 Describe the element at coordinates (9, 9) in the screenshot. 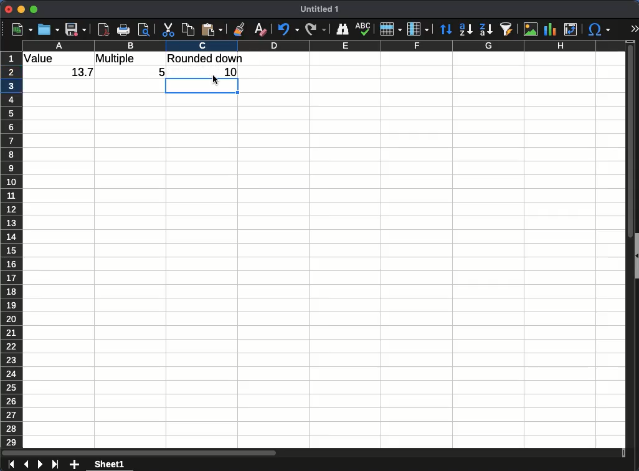

I see `close` at that location.